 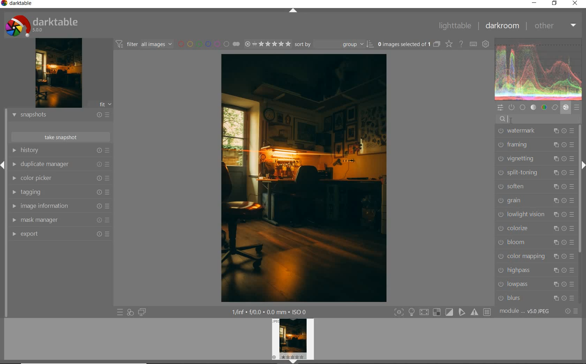 I want to click on search modules by name, so click(x=539, y=119).